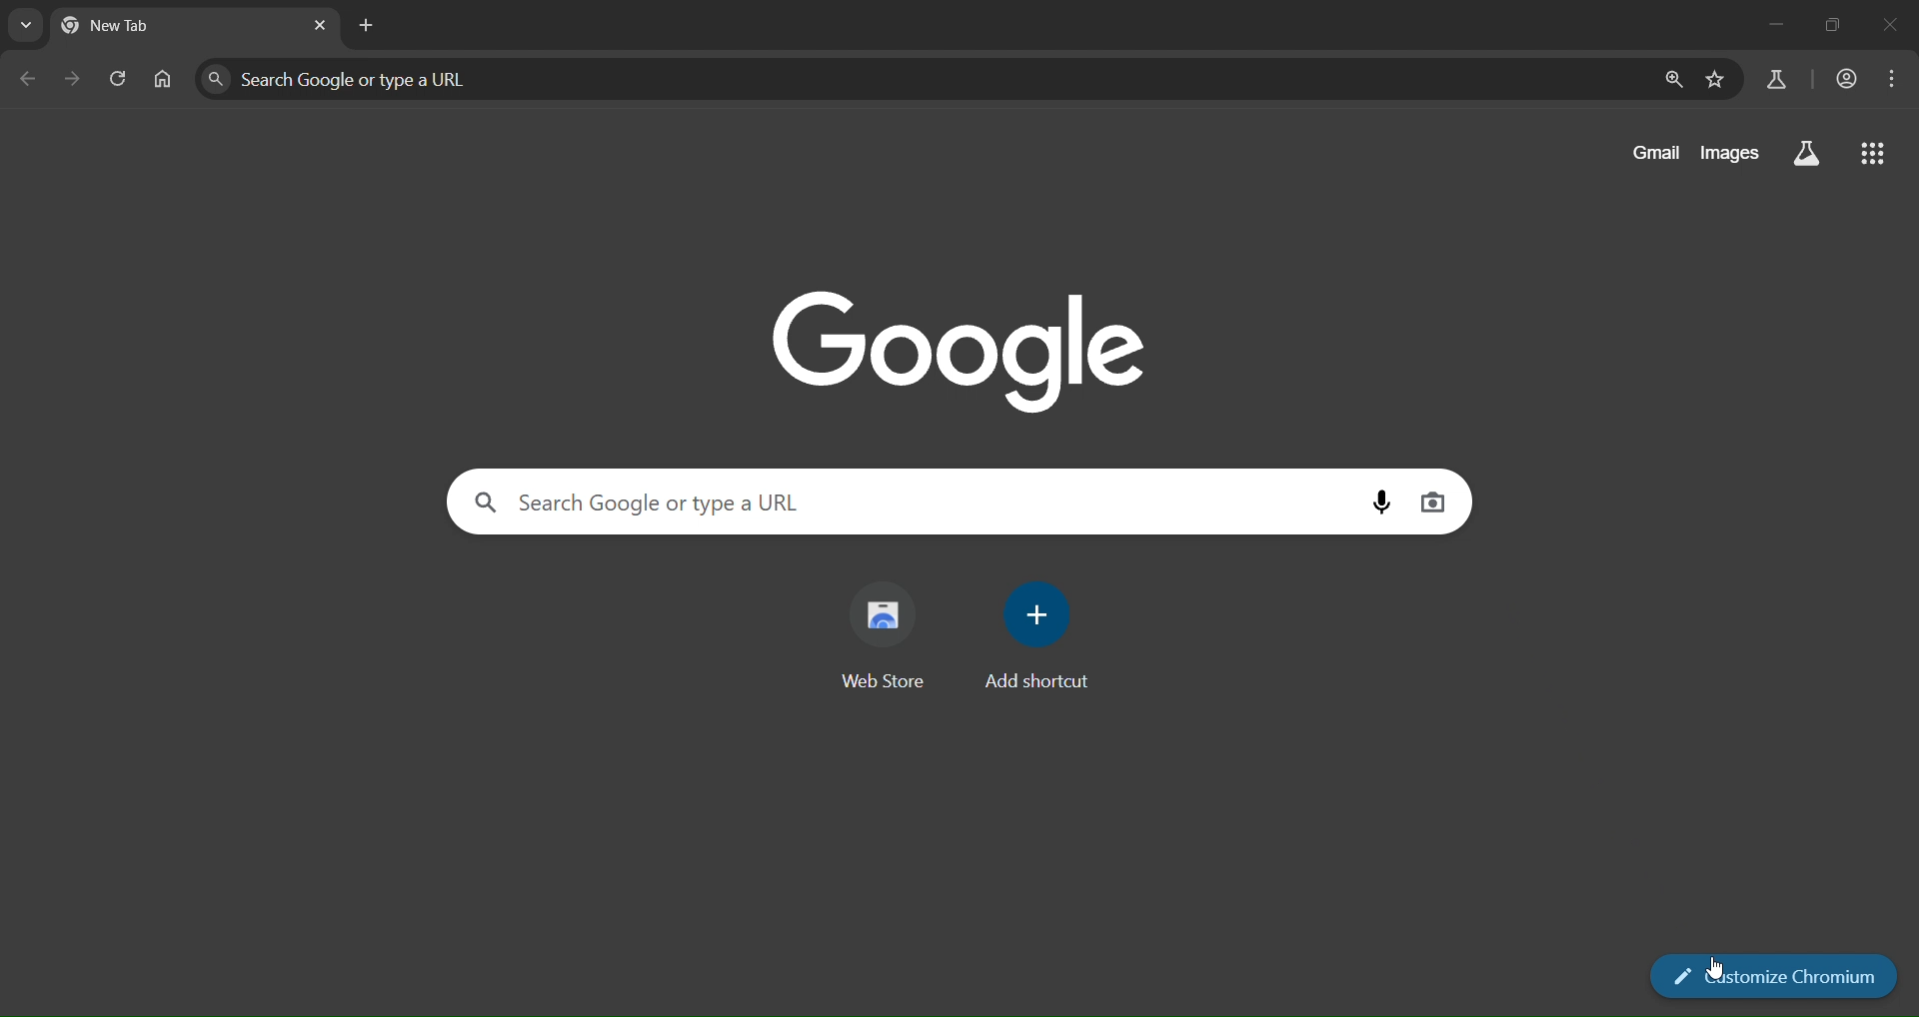  What do you see at coordinates (72, 81) in the screenshot?
I see `go forward one page` at bounding box center [72, 81].